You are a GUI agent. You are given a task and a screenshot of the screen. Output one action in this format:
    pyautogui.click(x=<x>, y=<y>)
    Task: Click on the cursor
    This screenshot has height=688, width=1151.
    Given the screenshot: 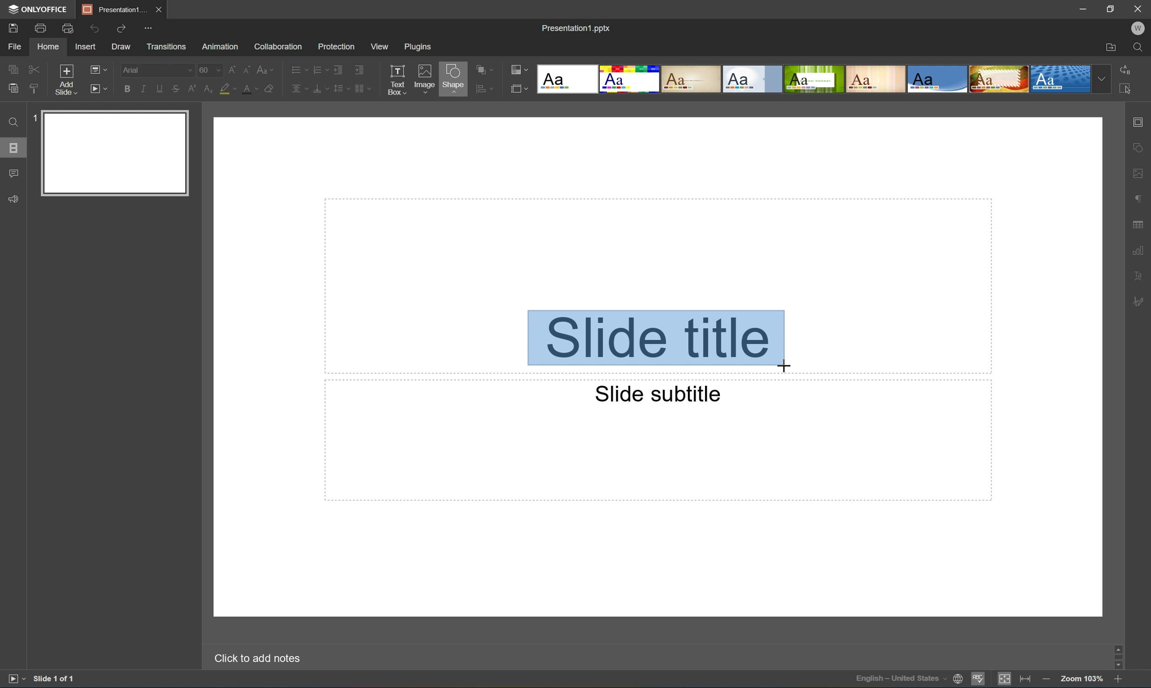 What is the action you would take?
    pyautogui.click(x=786, y=365)
    